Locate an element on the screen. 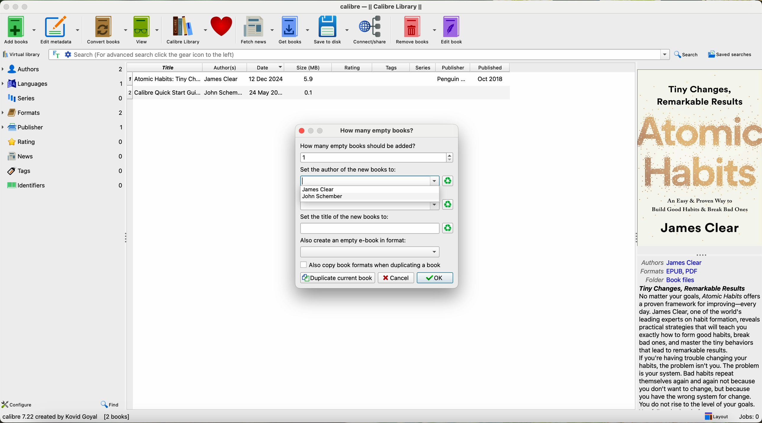 This screenshot has height=423, width=762. publisher is located at coordinates (63, 126).